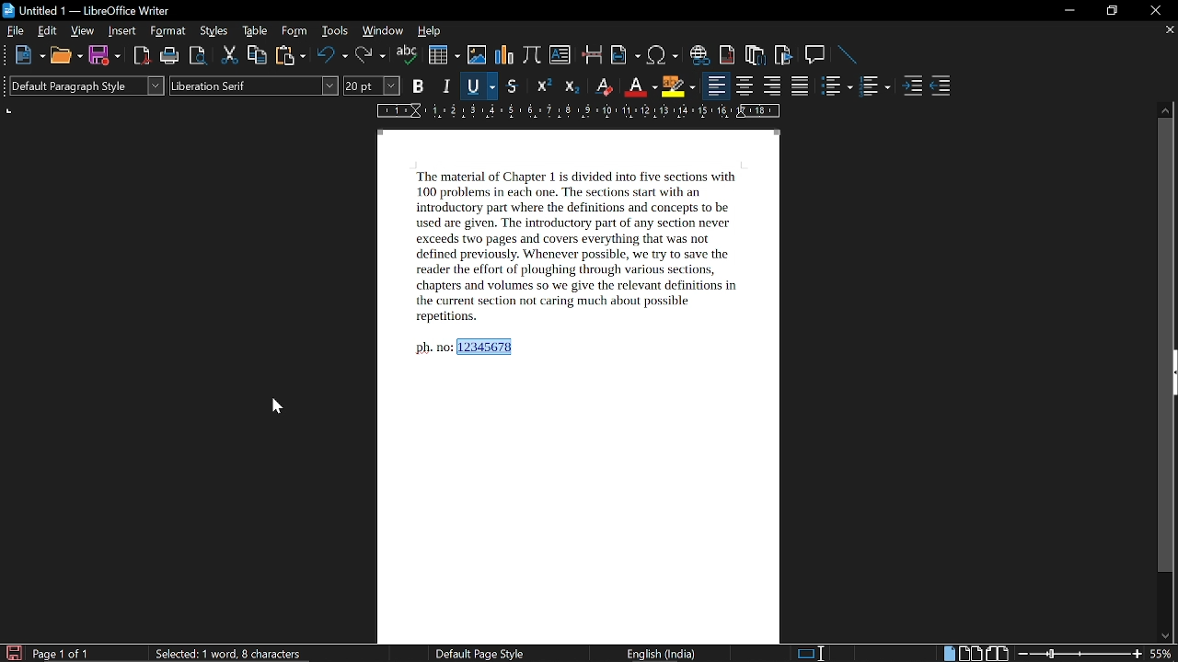  What do you see at coordinates (88, 10) in the screenshot?
I see `Untitled 1 - LibreOffice Writer` at bounding box center [88, 10].